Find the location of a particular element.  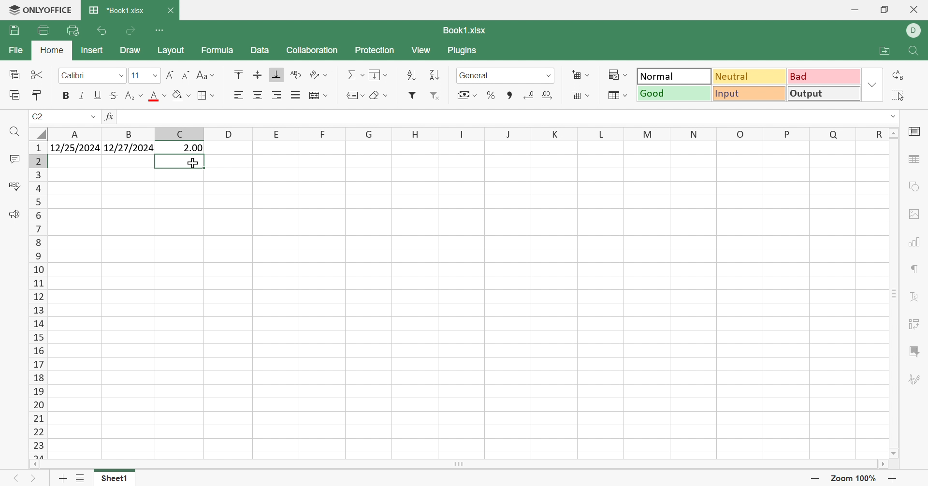

Align Middle is located at coordinates (258, 76).